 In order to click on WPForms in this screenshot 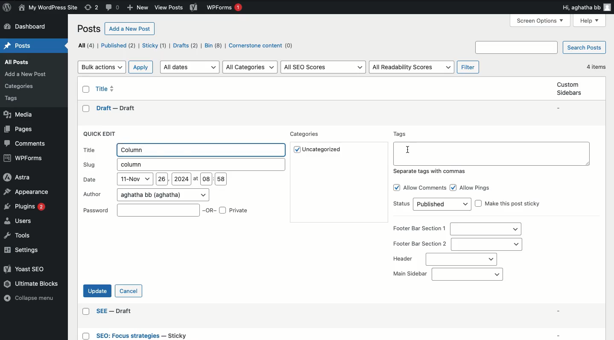, I will do `click(24, 158)`.